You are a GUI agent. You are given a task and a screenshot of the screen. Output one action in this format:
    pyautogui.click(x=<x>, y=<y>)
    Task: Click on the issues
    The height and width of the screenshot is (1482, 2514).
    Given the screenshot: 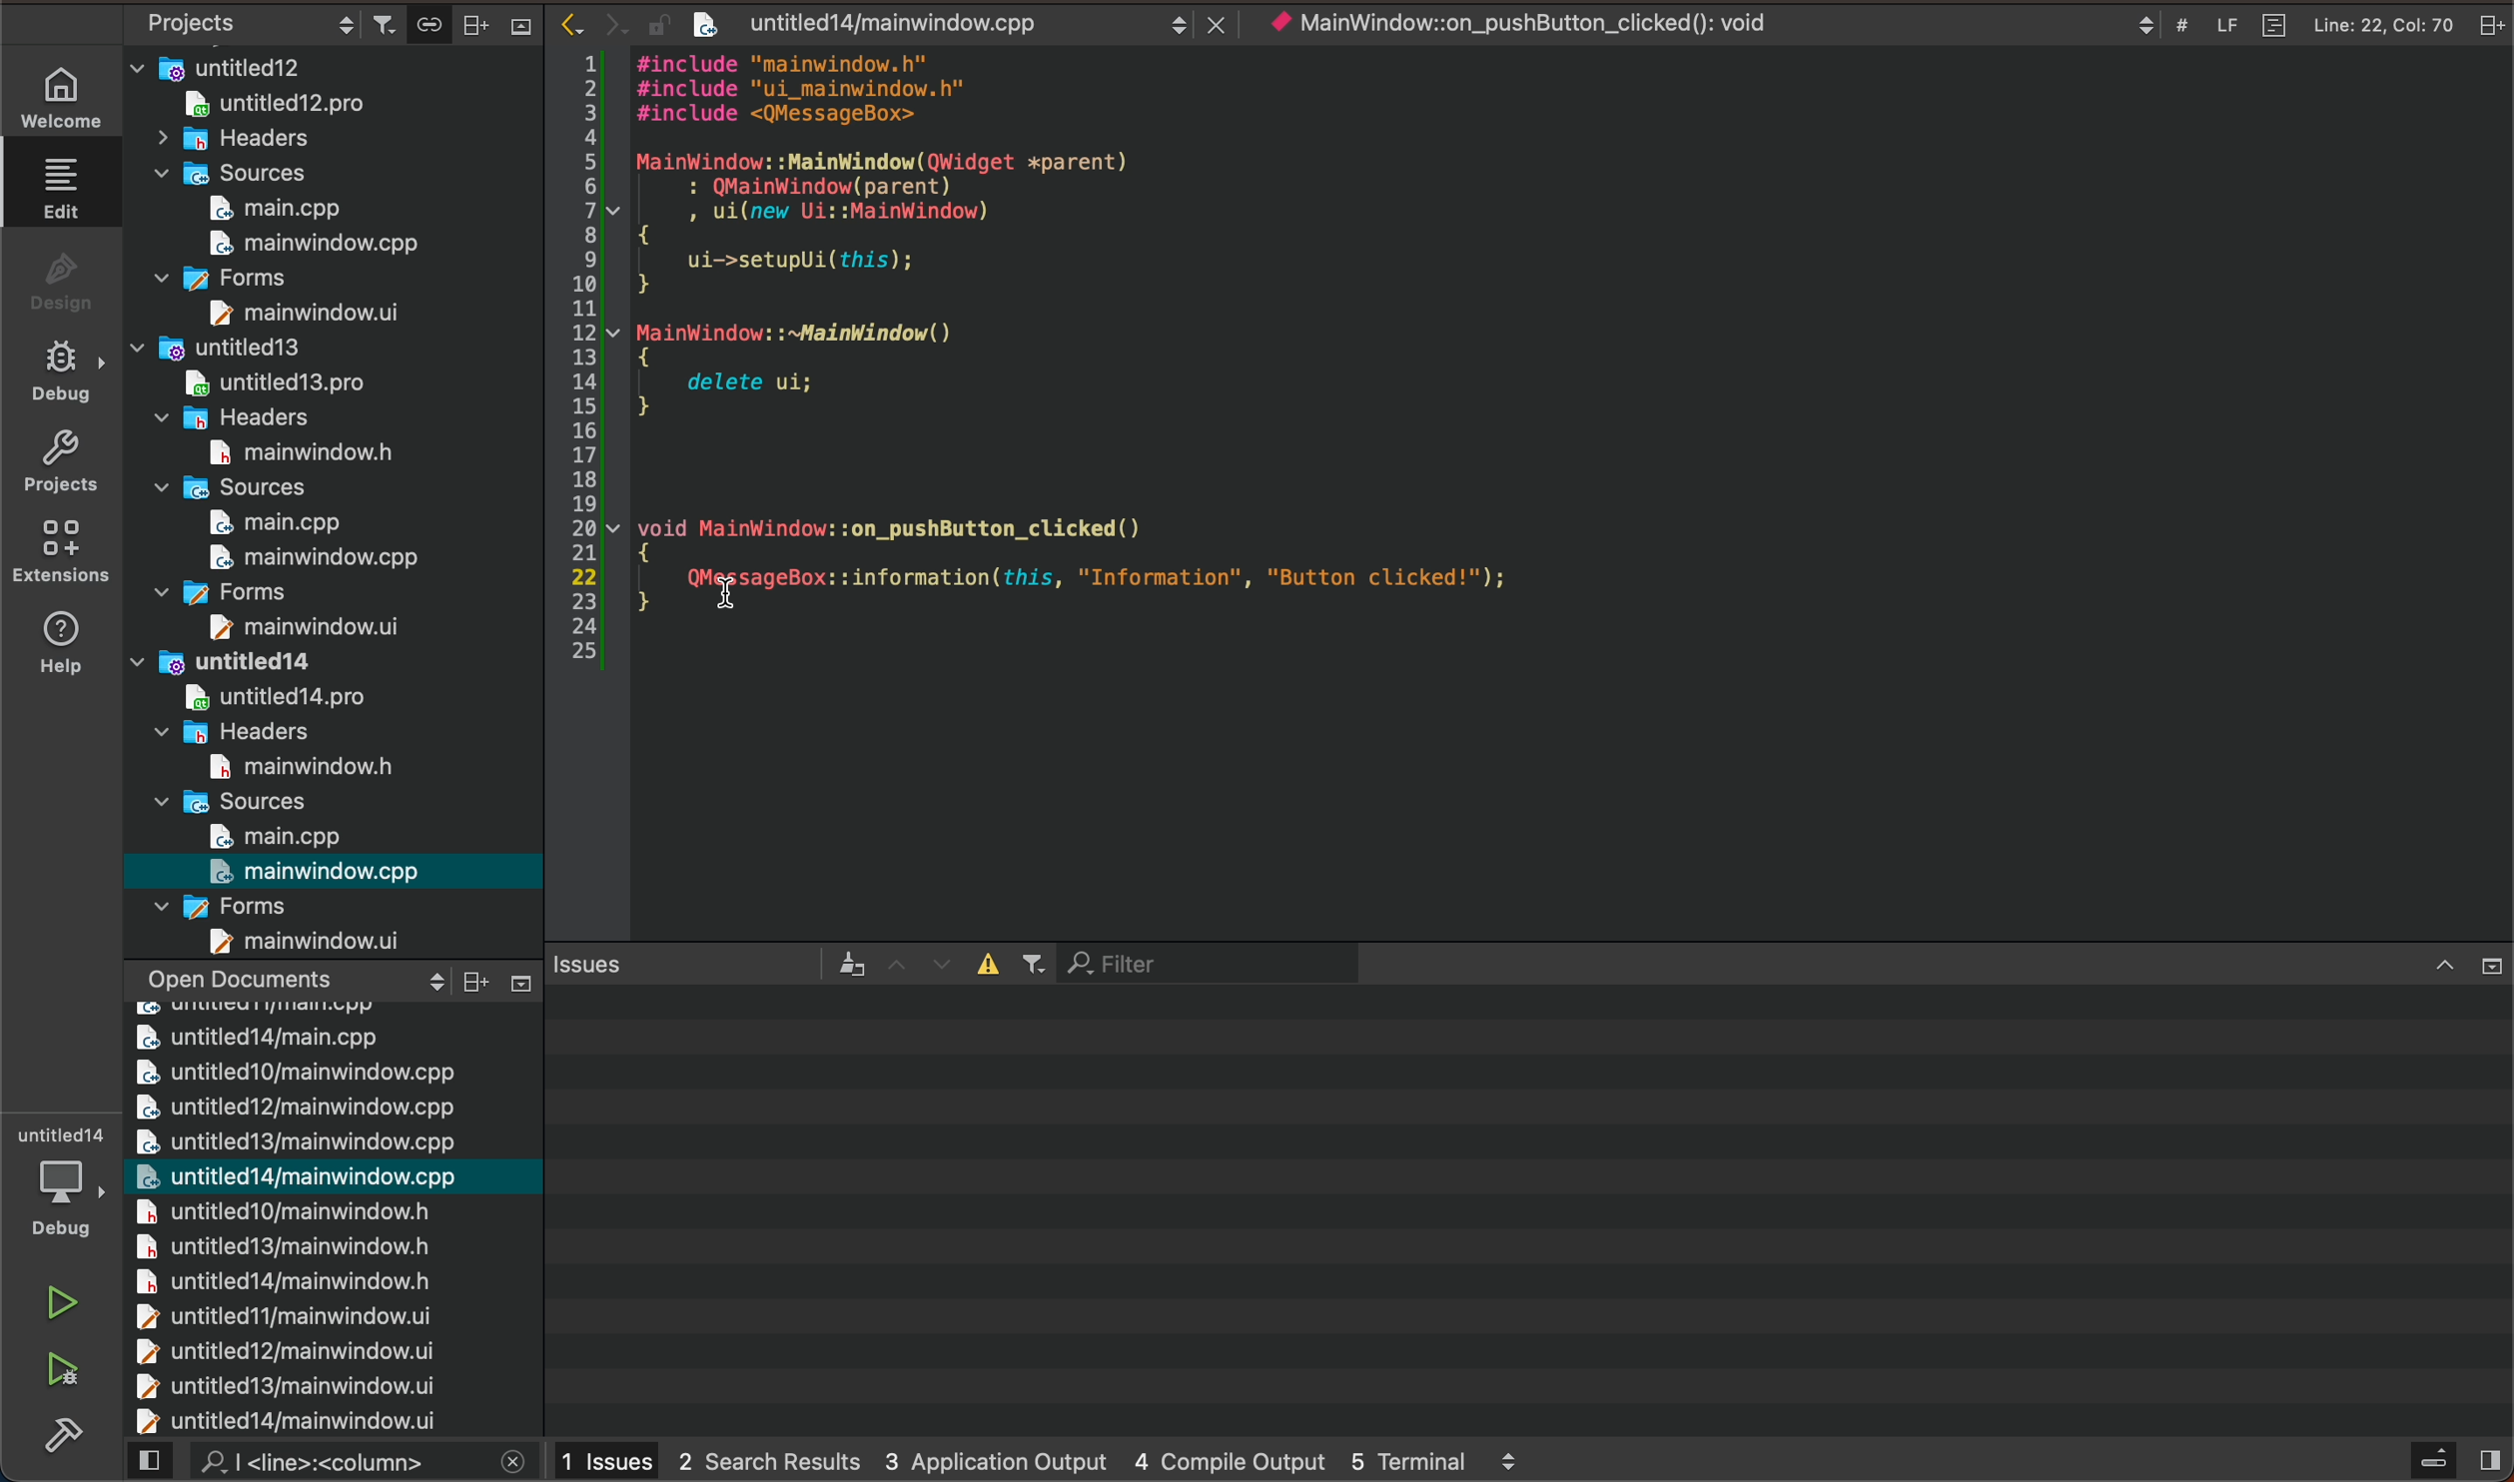 What is the action you would take?
    pyautogui.click(x=711, y=963)
    